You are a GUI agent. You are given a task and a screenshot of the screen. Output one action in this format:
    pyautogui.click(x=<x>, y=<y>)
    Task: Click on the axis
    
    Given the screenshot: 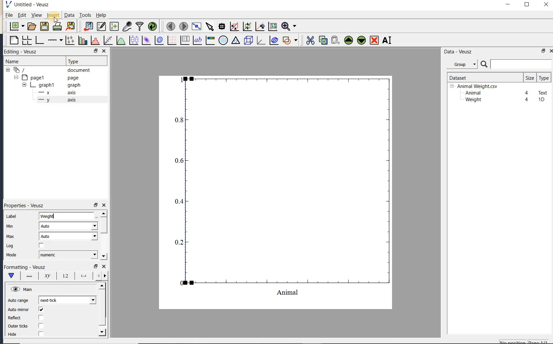 What is the action you would take?
    pyautogui.click(x=55, y=93)
    